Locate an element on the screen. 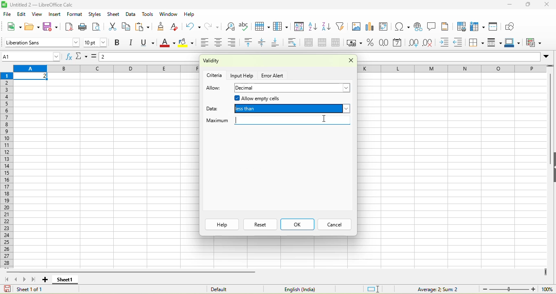 The height and width of the screenshot is (294, 556). image is located at coordinates (356, 27).